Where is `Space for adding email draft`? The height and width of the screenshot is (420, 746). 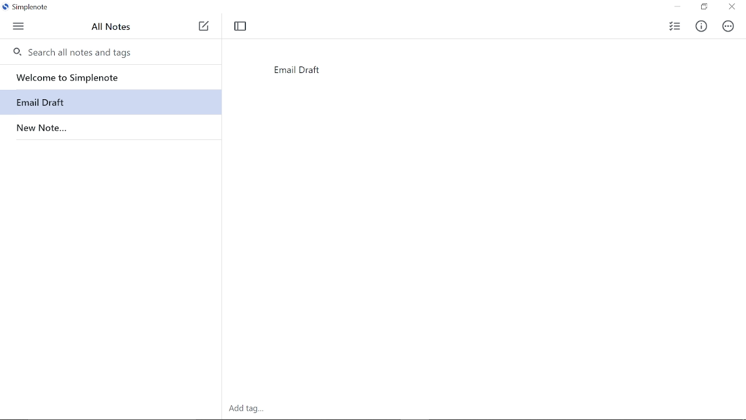 Space for adding email draft is located at coordinates (462, 234).